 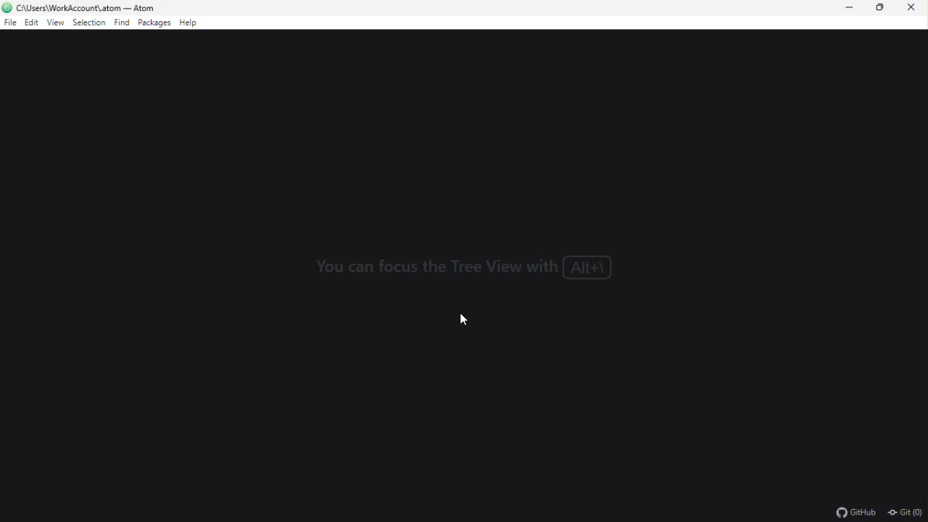 I want to click on git, so click(x=903, y=510).